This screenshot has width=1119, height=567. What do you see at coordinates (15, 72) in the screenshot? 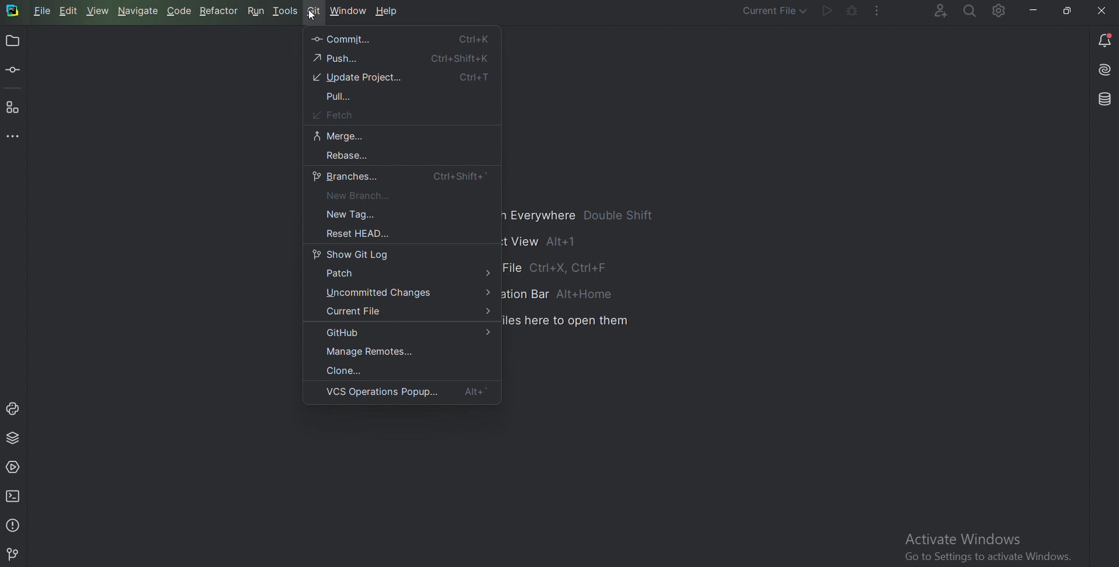
I see `Commit` at bounding box center [15, 72].